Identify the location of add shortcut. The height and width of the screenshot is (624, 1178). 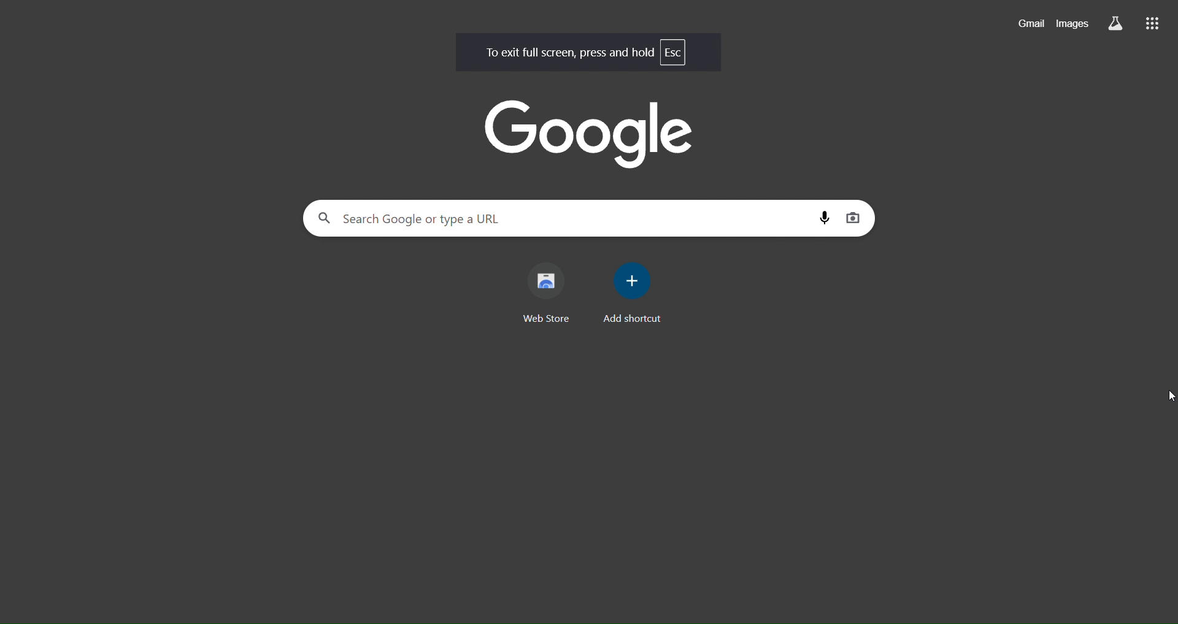
(628, 291).